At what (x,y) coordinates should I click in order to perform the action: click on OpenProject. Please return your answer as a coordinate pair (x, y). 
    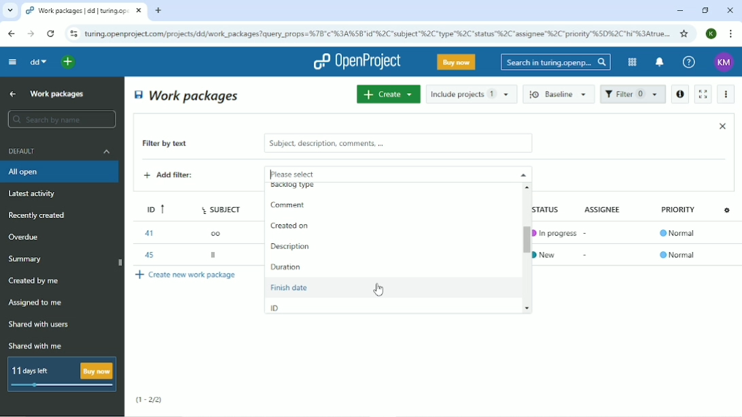
    Looking at the image, I should click on (357, 62).